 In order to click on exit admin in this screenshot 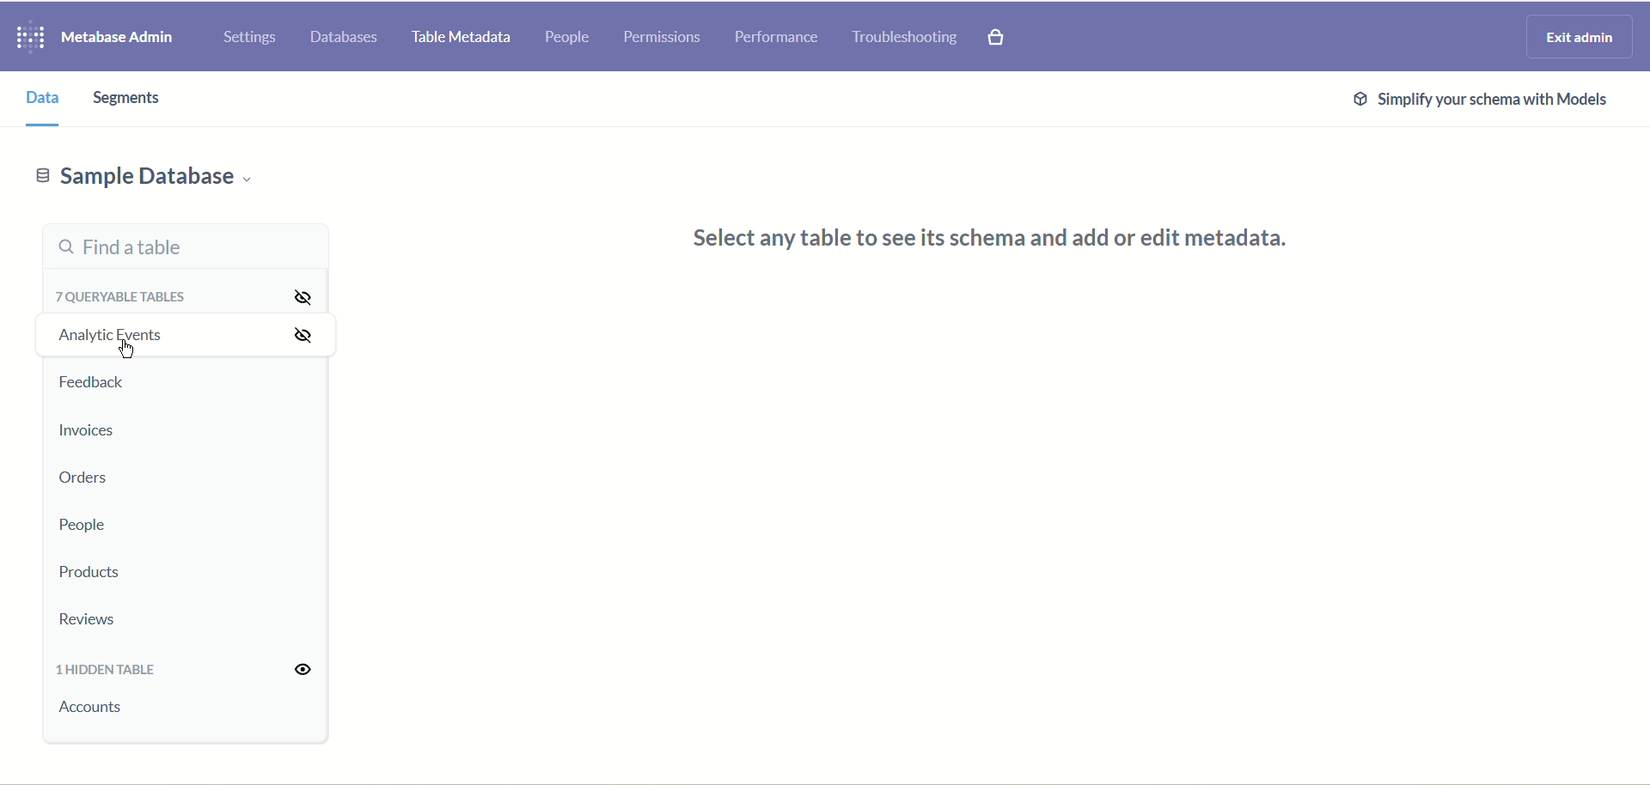, I will do `click(1576, 37)`.